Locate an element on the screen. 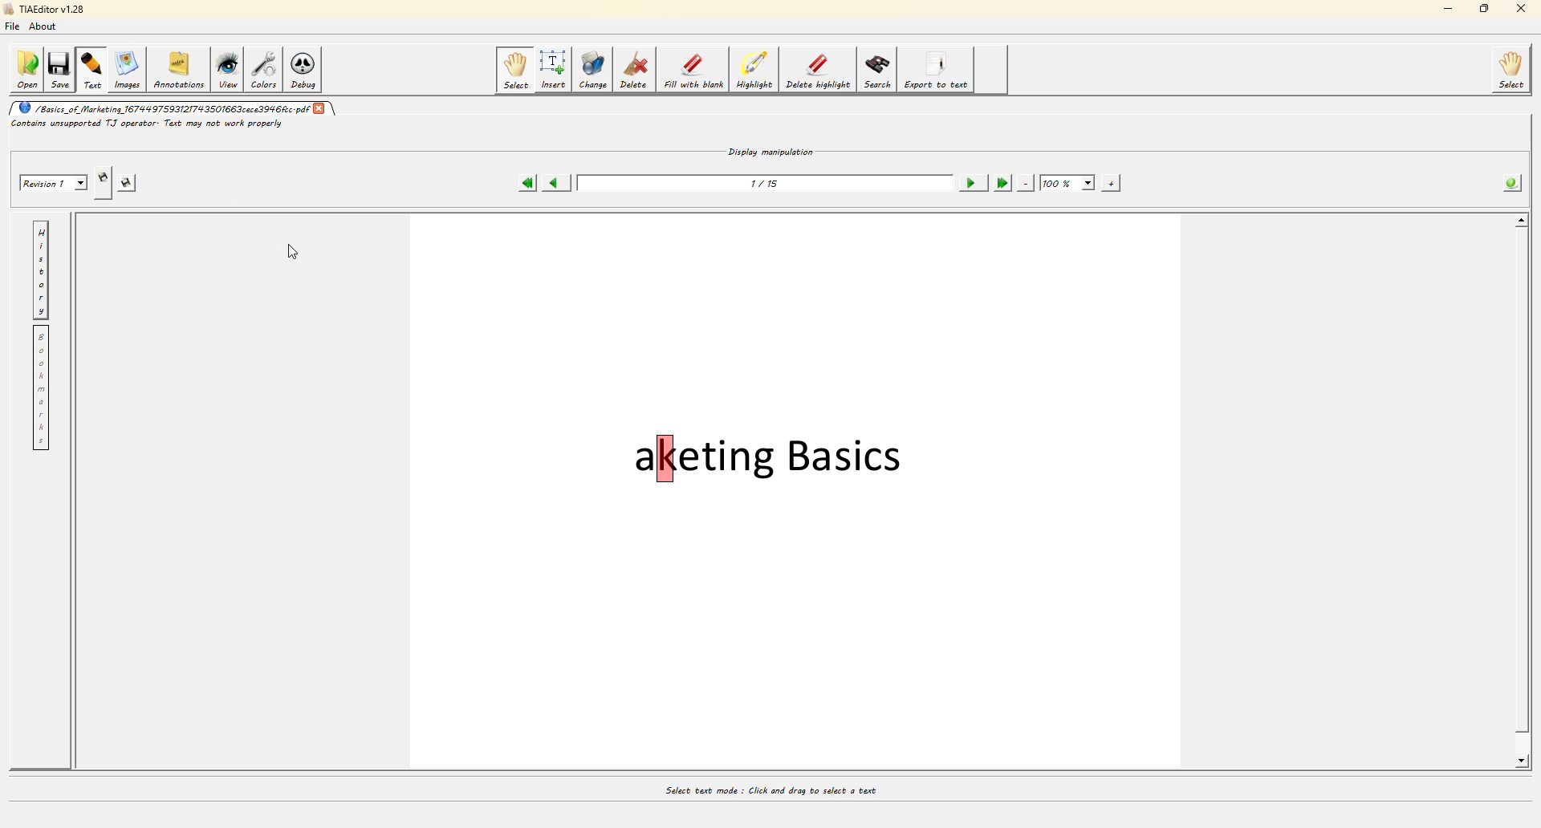 The width and height of the screenshot is (1541, 828). close is located at coordinates (320, 106).